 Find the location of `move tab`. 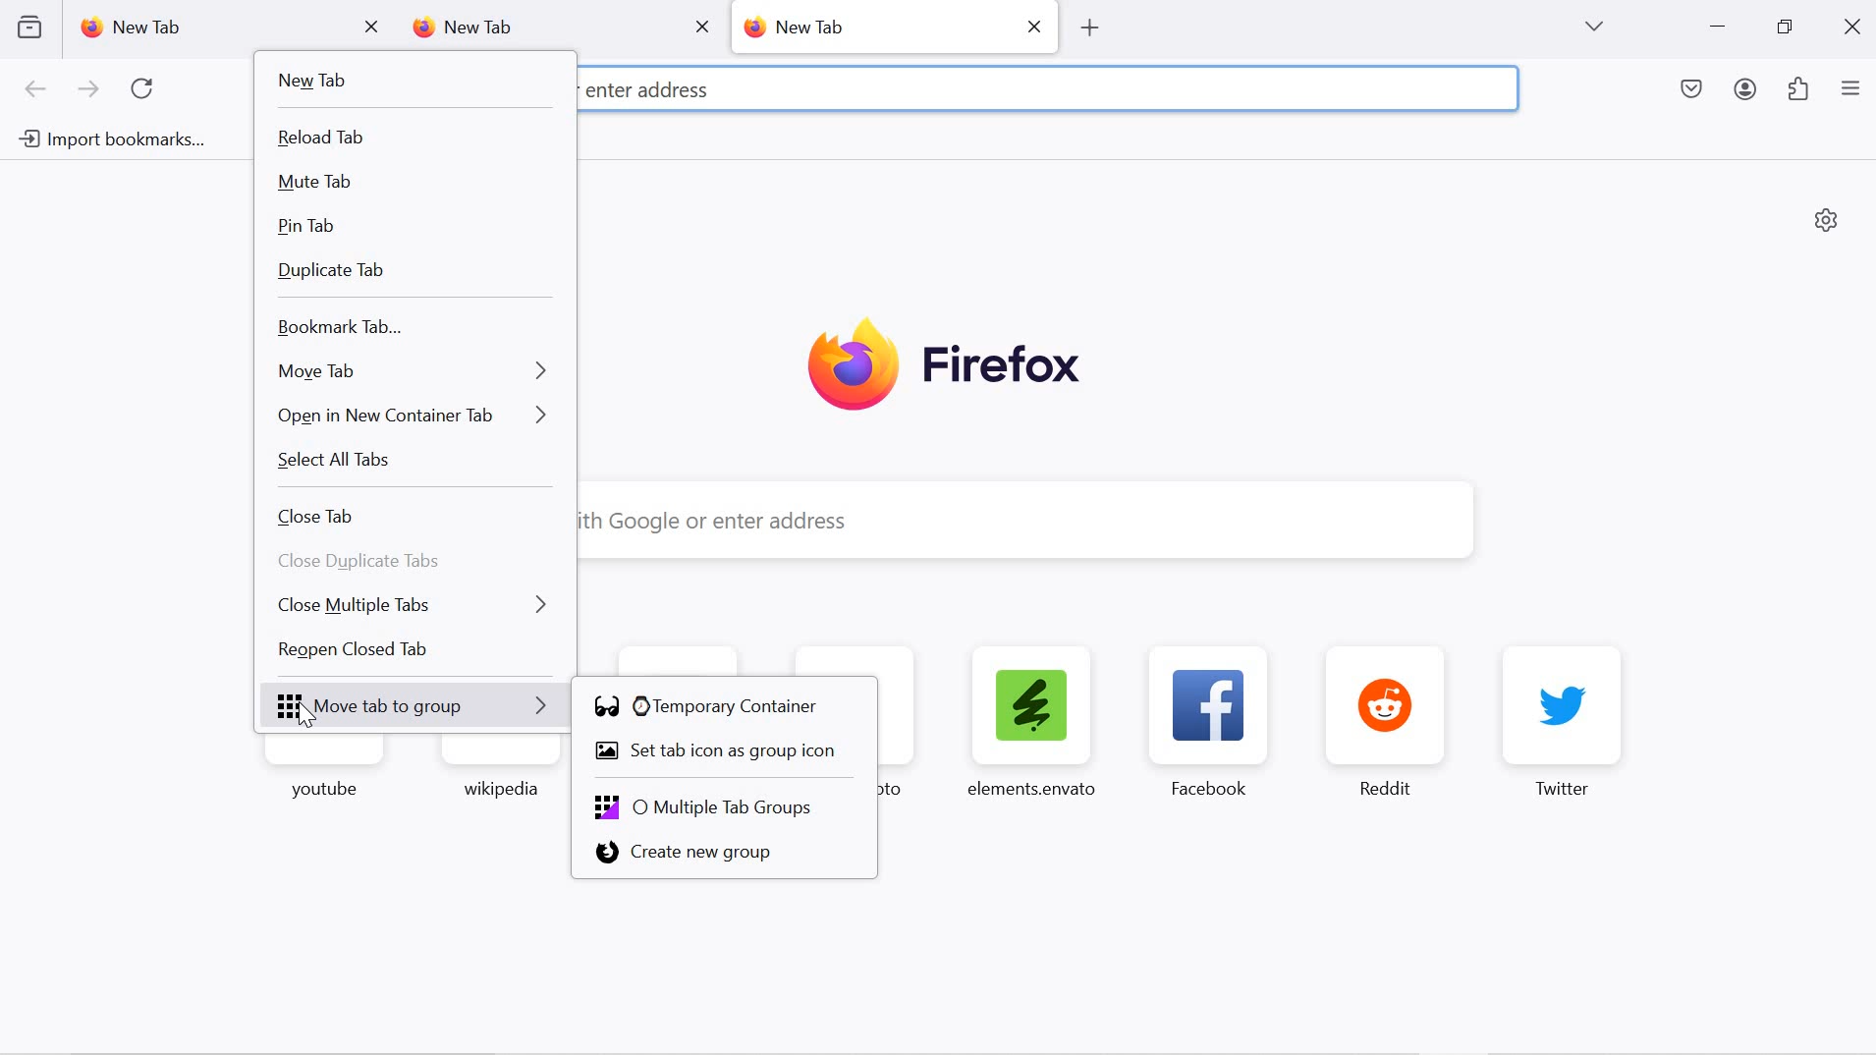

move tab is located at coordinates (412, 369).